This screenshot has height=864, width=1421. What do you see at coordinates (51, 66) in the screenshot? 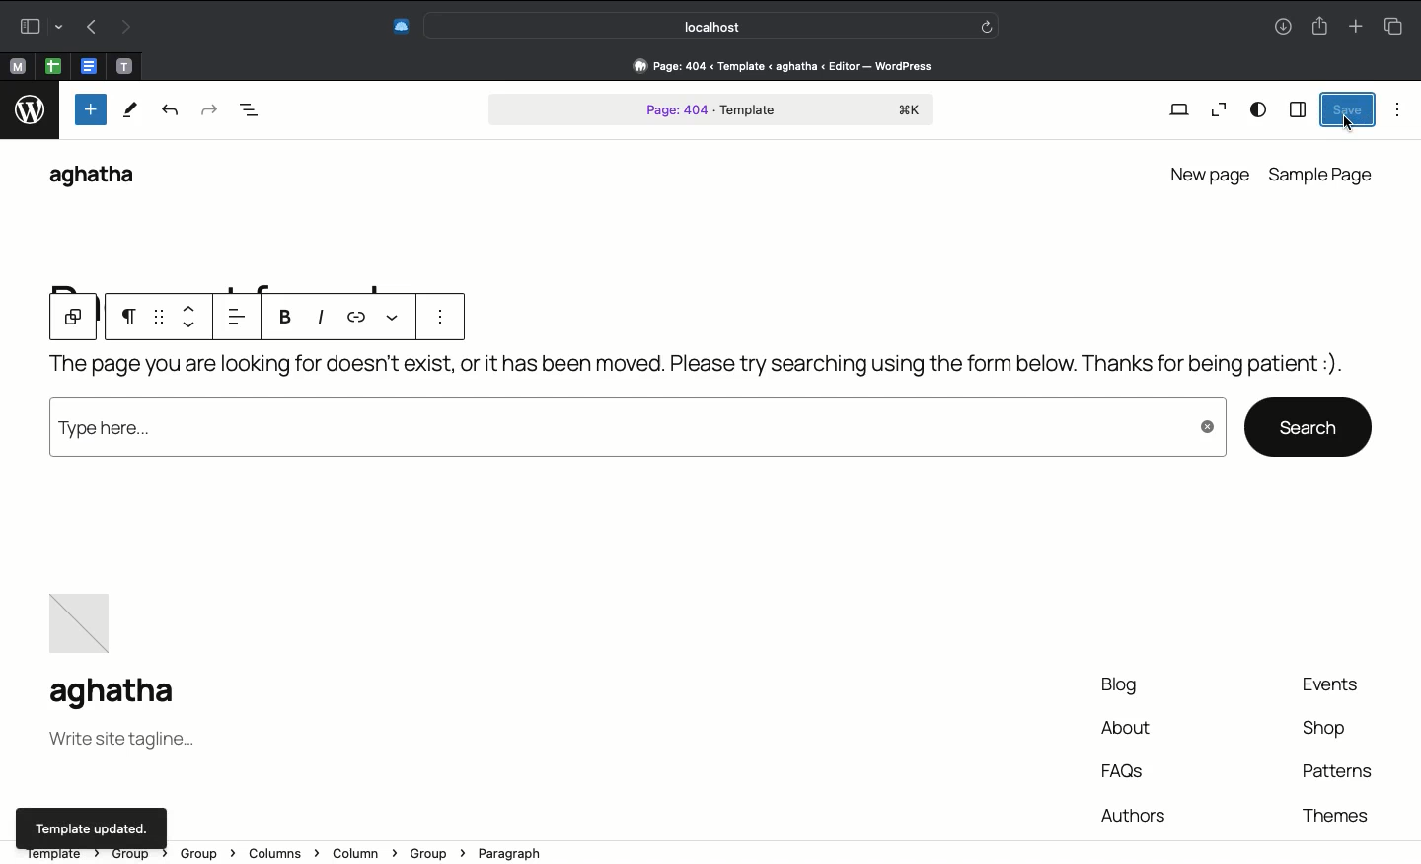
I see `open tab, google sheet` at bounding box center [51, 66].